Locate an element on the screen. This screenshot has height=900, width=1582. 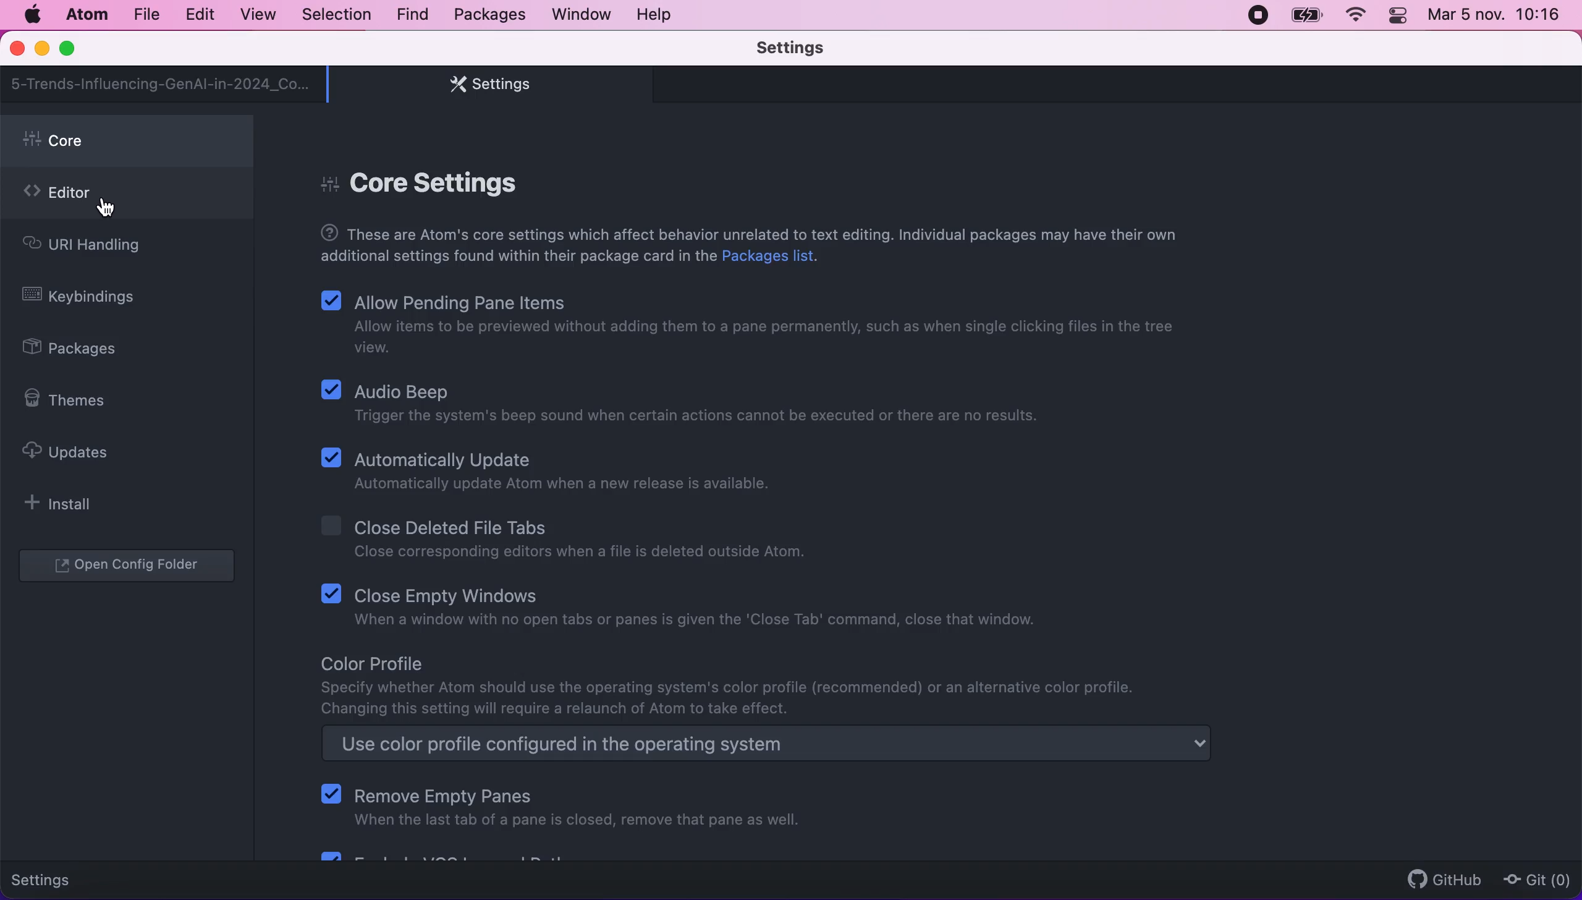
battery is located at coordinates (1306, 15).